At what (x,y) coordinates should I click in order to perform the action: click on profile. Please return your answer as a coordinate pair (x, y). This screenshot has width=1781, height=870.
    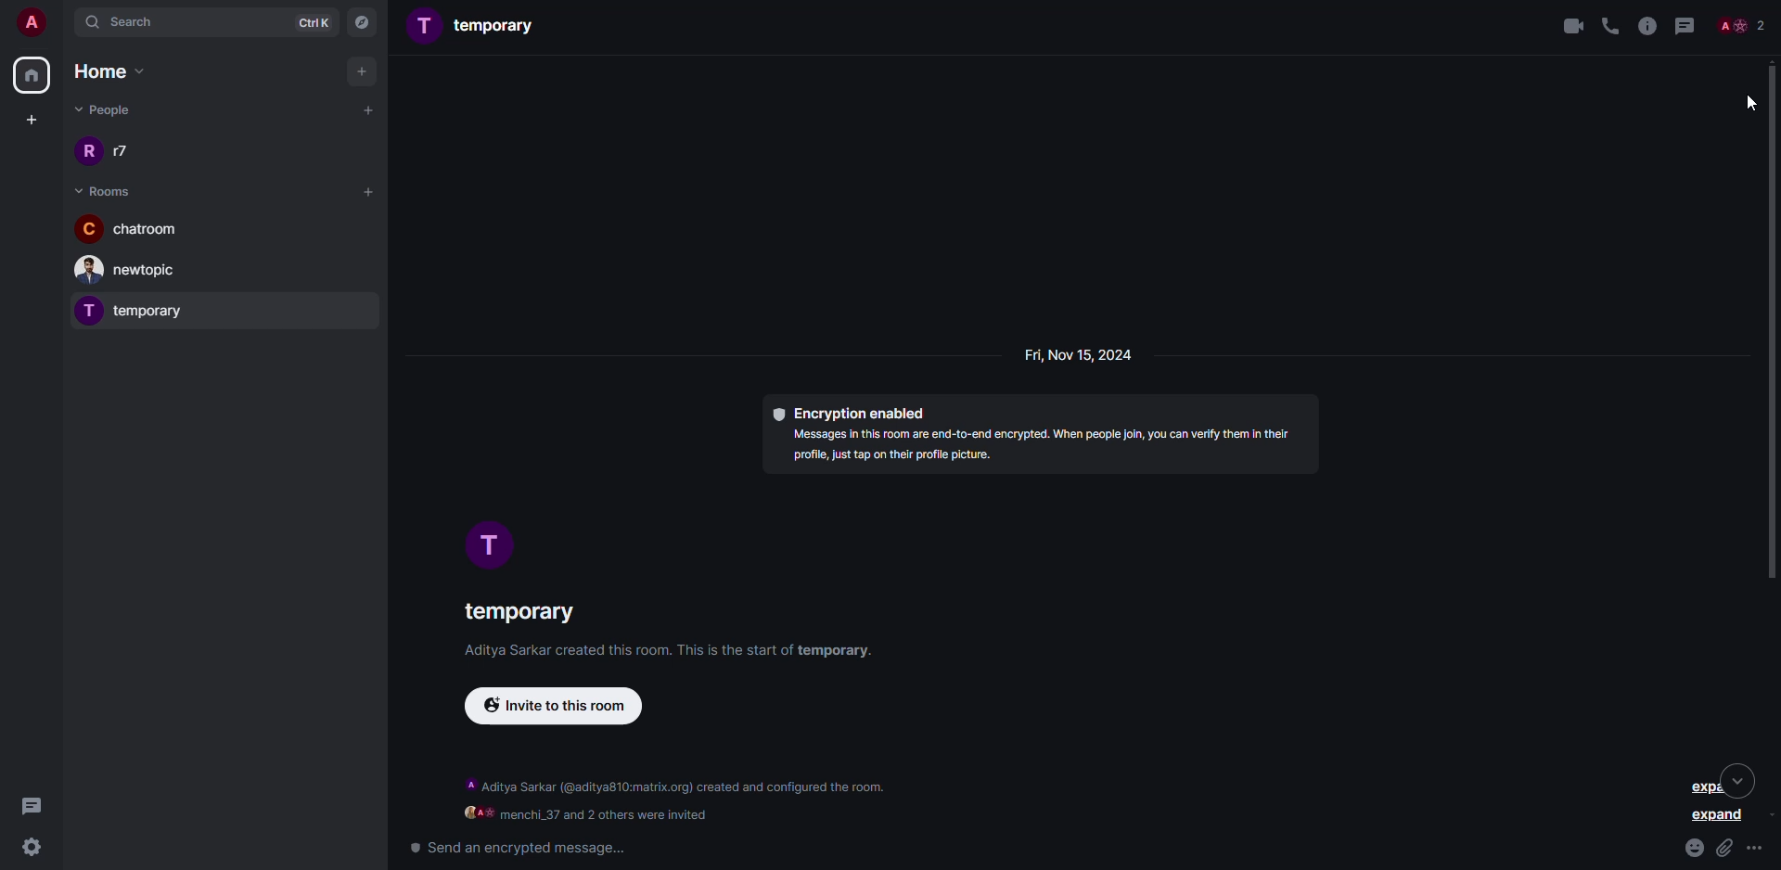
    Looking at the image, I should click on (493, 547).